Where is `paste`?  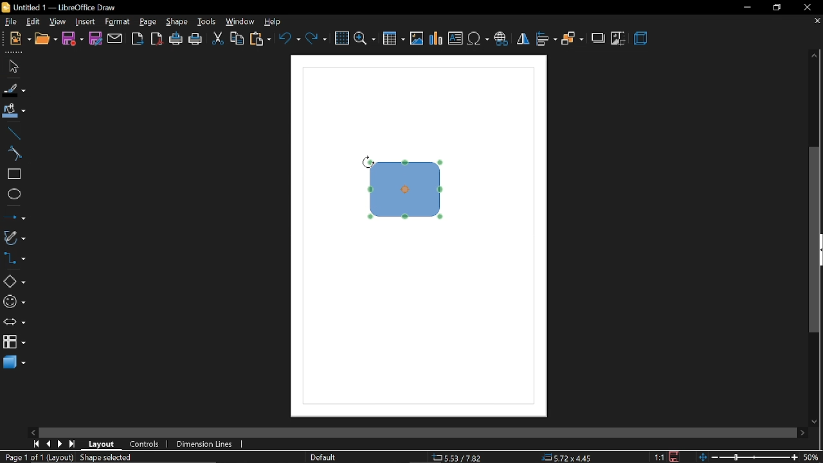
paste is located at coordinates (260, 40).